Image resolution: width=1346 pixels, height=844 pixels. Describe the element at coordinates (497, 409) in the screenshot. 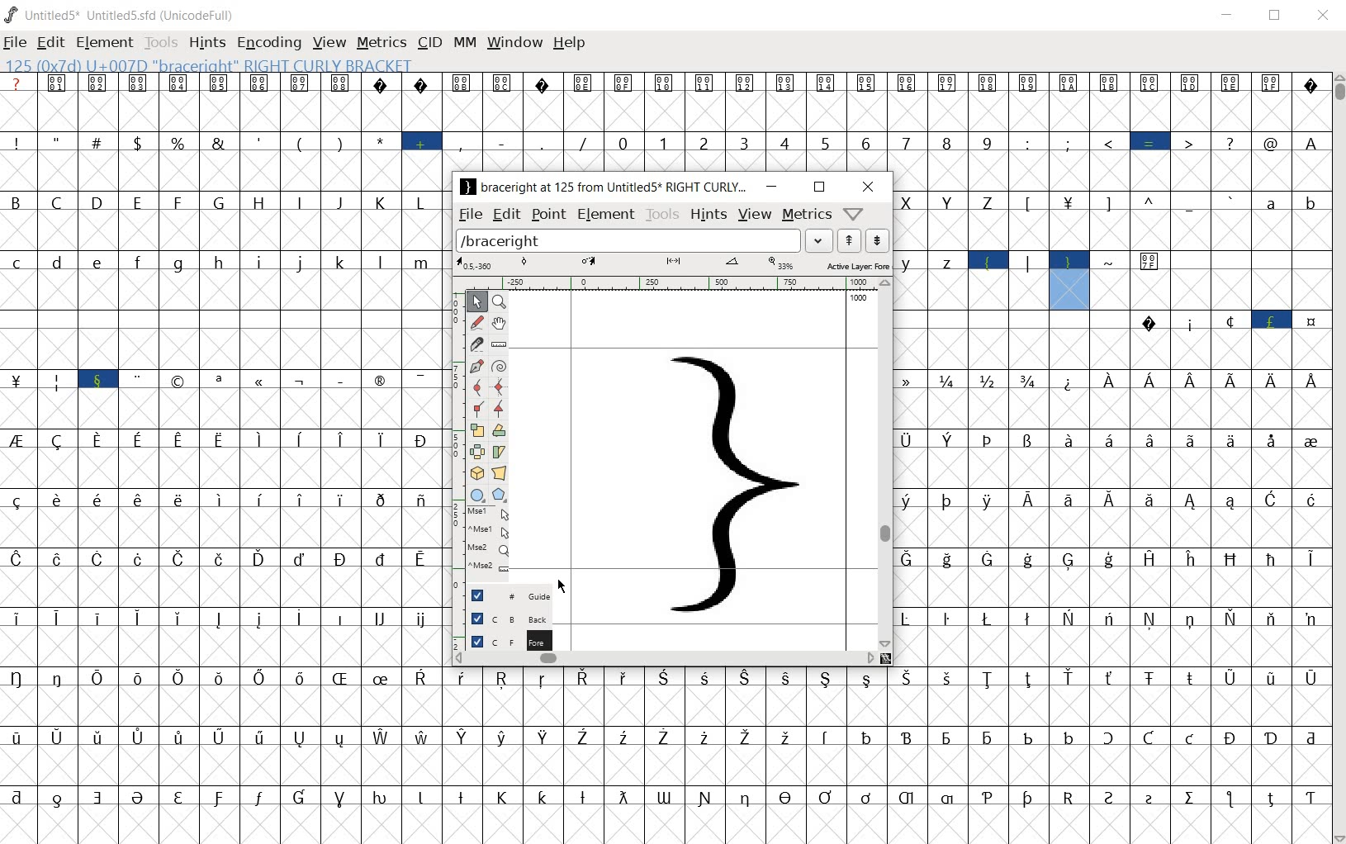

I see `Add a corner point` at that location.